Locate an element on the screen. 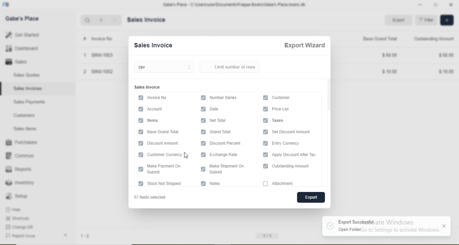  checkbox is located at coordinates (203, 132).